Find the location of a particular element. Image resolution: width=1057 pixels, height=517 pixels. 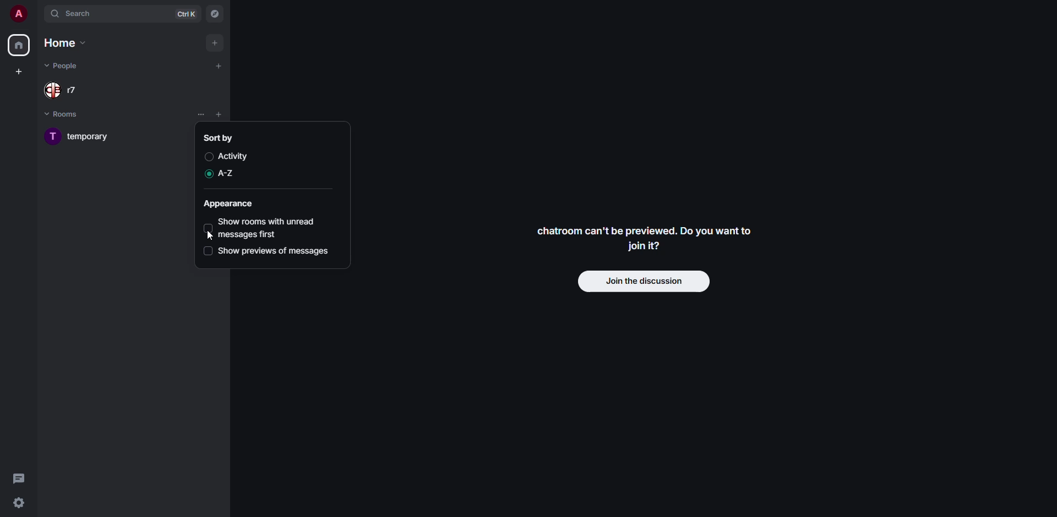

disabled is located at coordinates (208, 228).